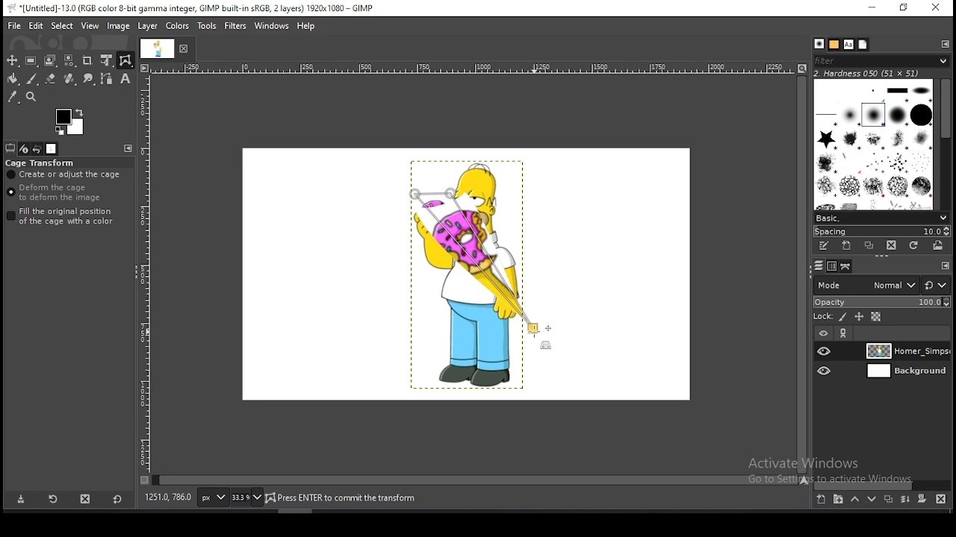  Describe the element at coordinates (816, 266) in the screenshot. I see `layers` at that location.